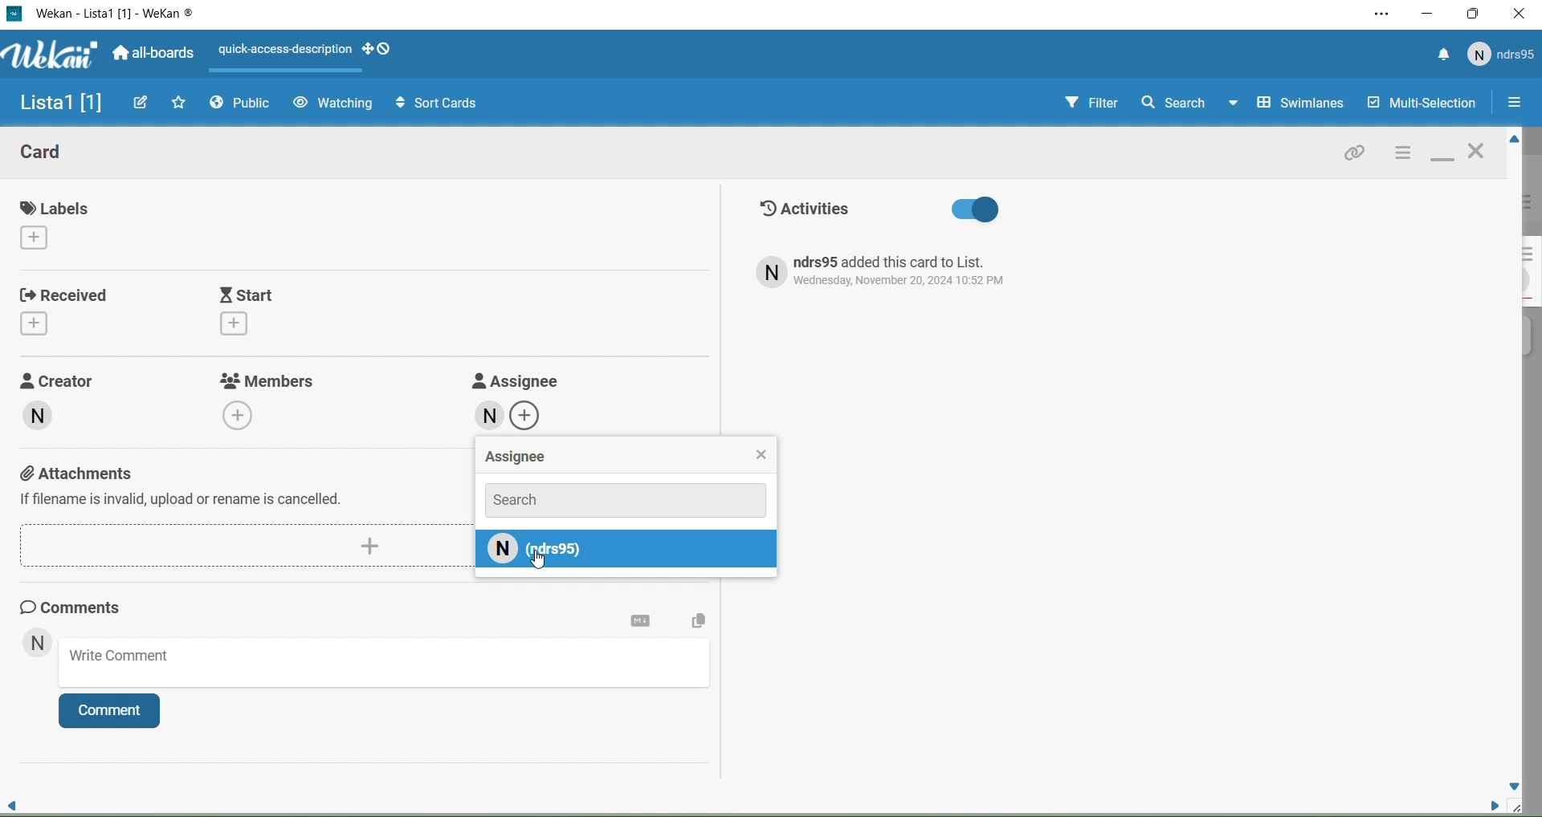  What do you see at coordinates (13, 801) in the screenshot?
I see `move left` at bounding box center [13, 801].